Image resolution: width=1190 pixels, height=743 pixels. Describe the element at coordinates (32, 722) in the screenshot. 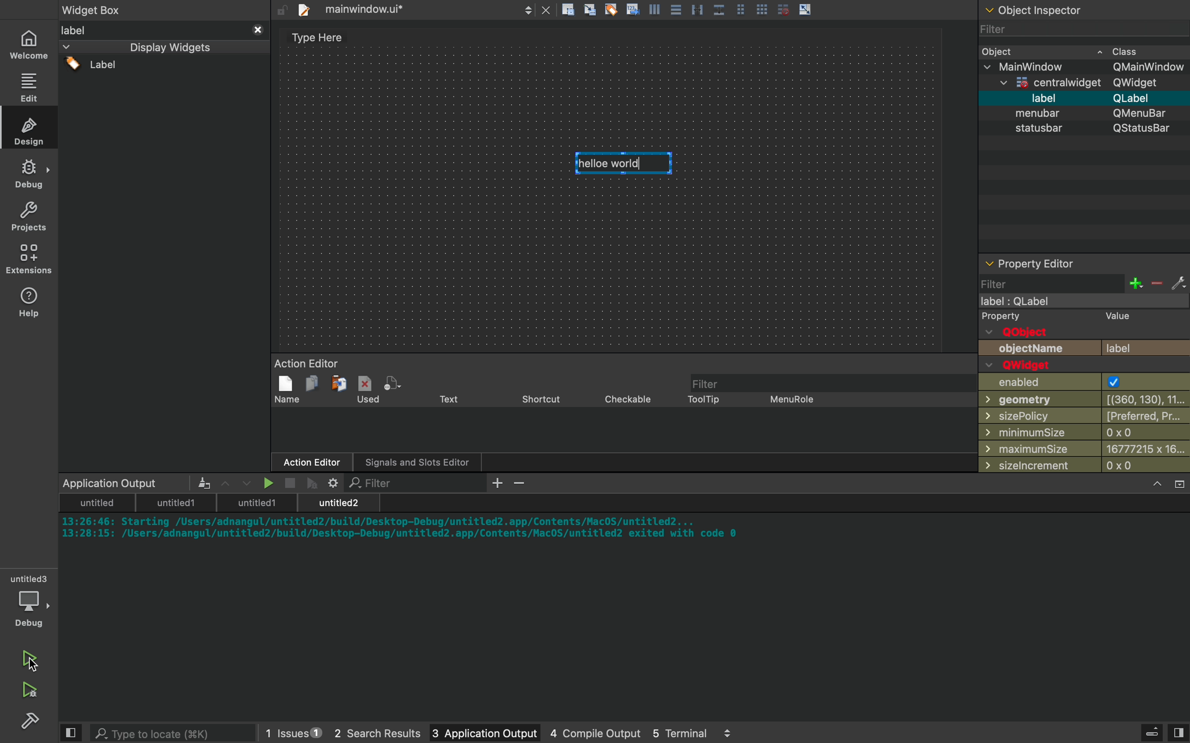

I see `` at that location.